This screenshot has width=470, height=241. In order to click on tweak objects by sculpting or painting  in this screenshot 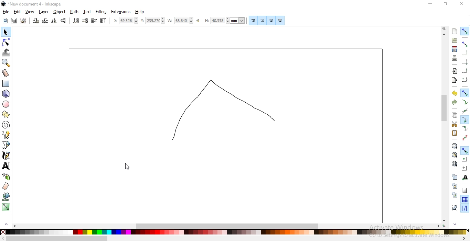, I will do `click(6, 53)`.